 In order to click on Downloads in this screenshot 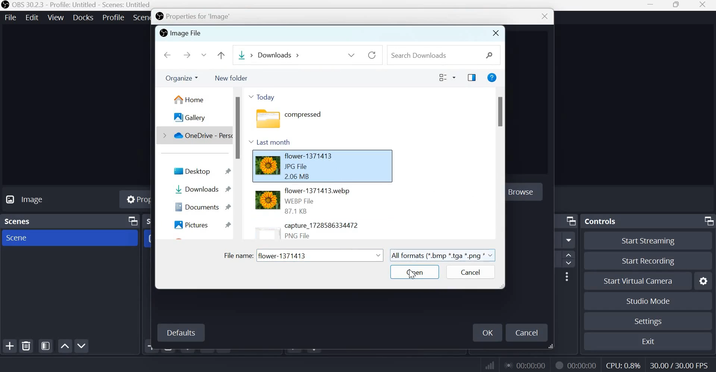, I will do `click(280, 56)`.